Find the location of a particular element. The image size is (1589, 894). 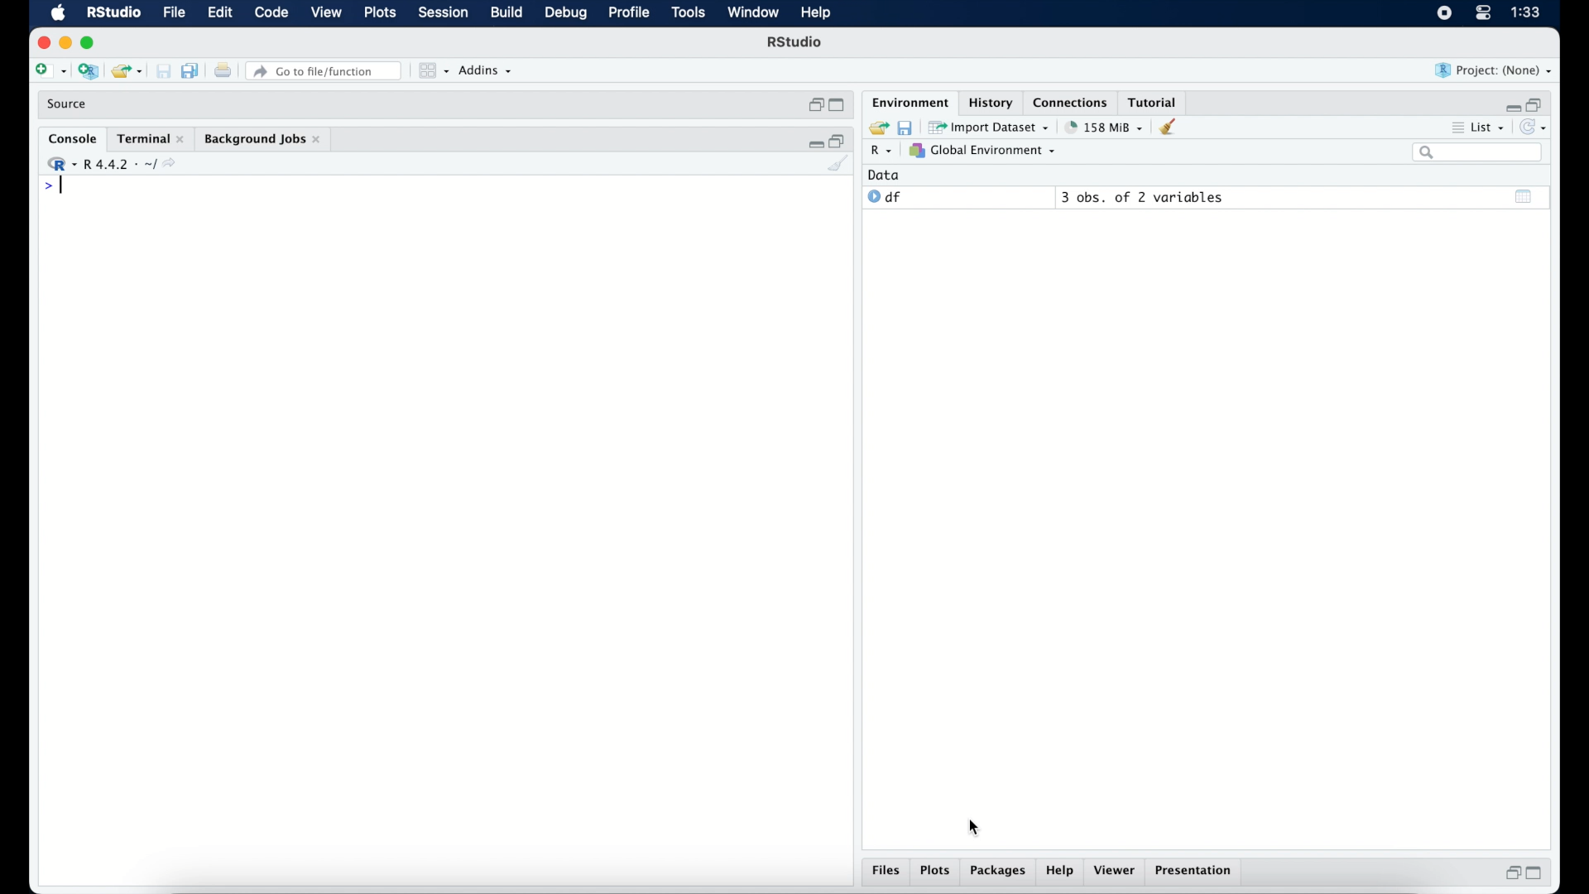

tools is located at coordinates (687, 13).